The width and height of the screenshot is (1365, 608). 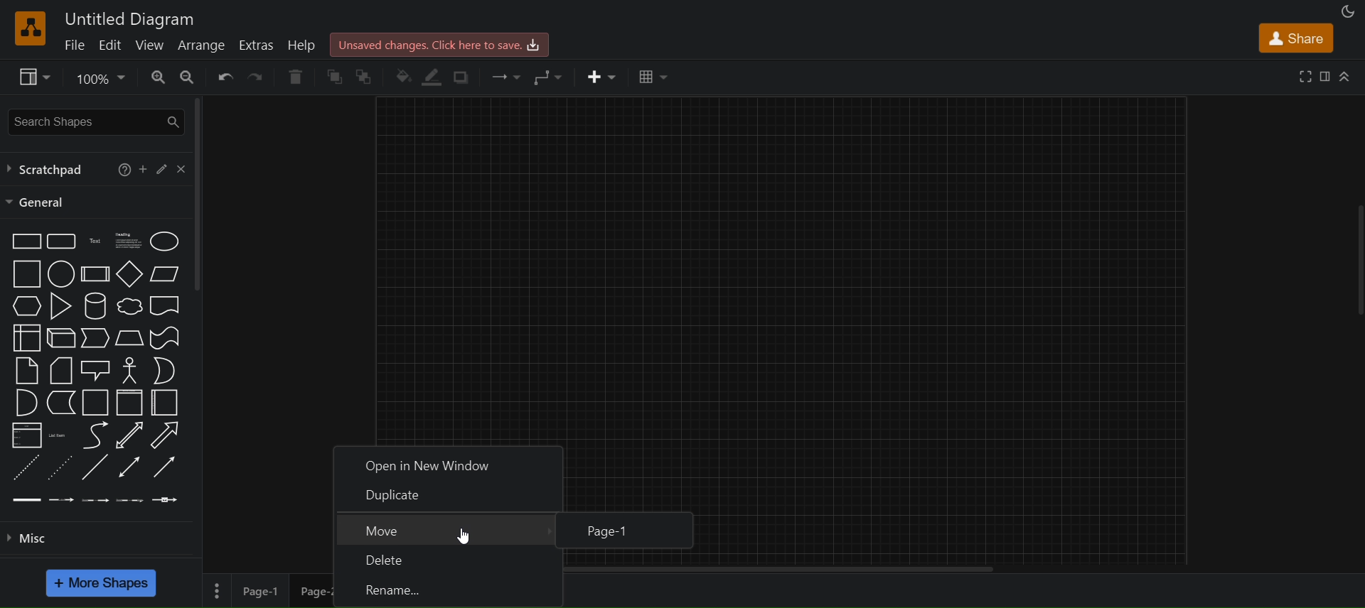 What do you see at coordinates (452, 560) in the screenshot?
I see `delete` at bounding box center [452, 560].